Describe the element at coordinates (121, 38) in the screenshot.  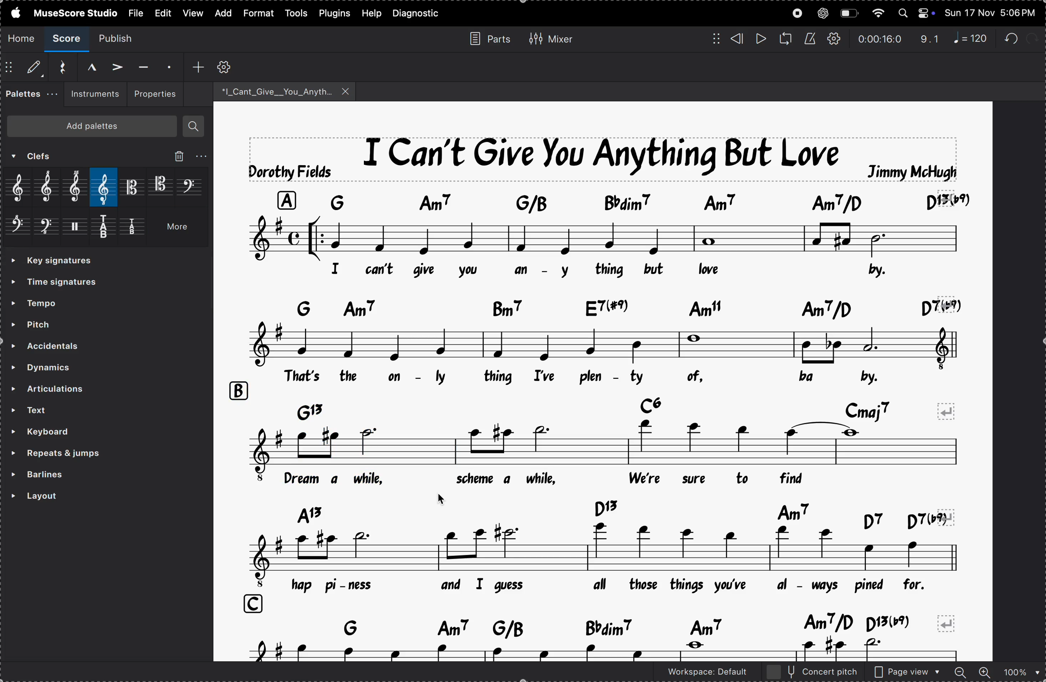
I see `publish` at that location.